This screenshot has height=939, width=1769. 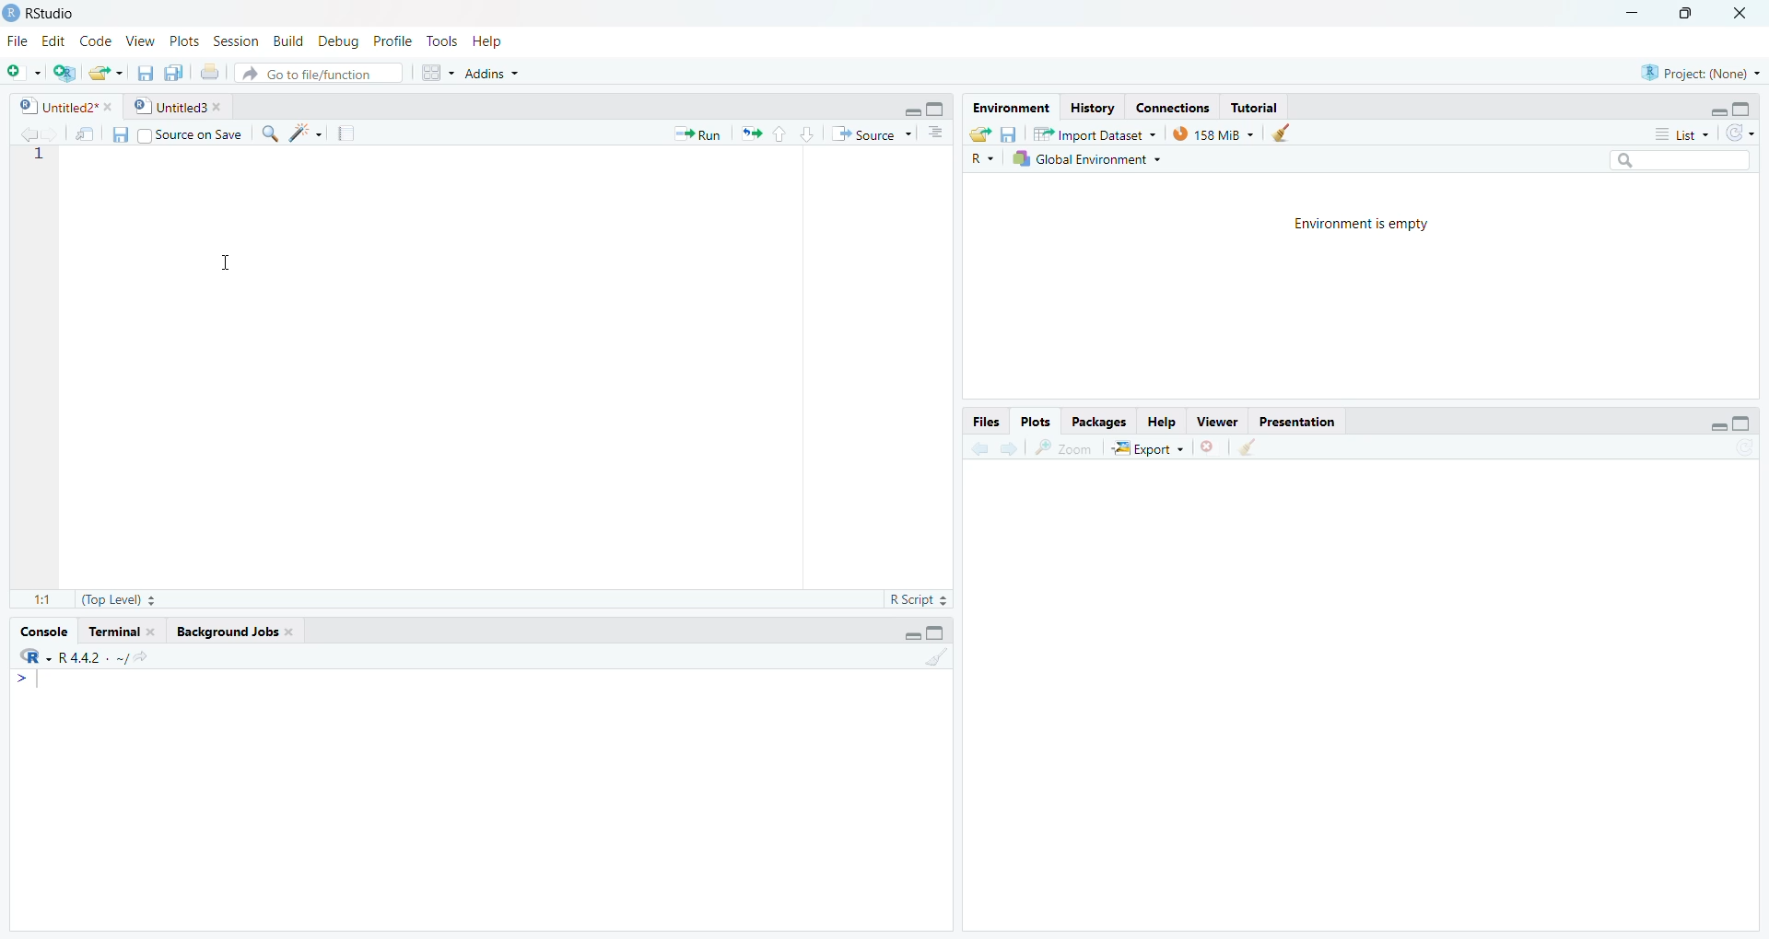 I want to click on RScript , so click(x=916, y=597).